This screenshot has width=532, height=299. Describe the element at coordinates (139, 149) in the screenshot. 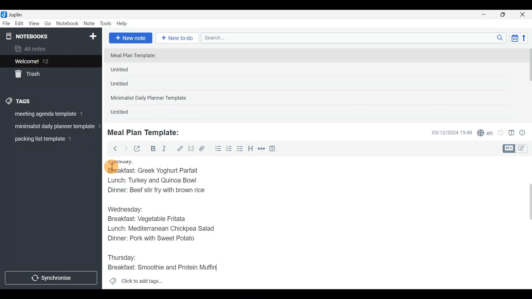

I see `Toggle external editing` at that location.